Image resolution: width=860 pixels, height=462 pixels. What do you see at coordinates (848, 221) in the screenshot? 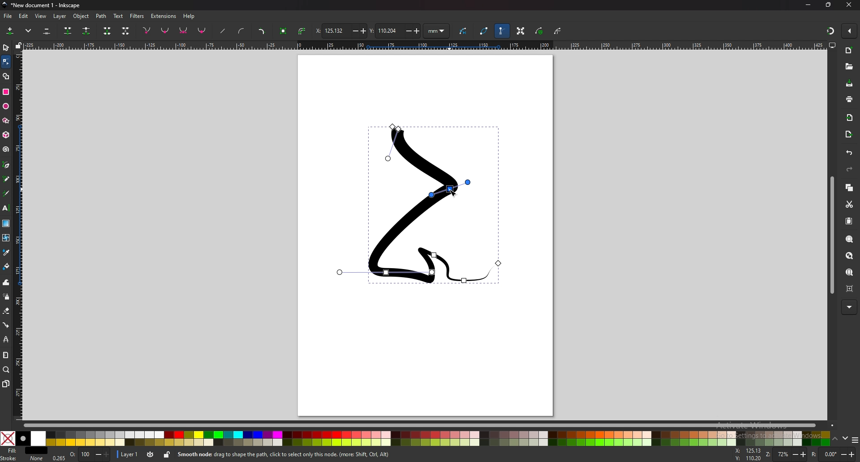
I see `paste` at bounding box center [848, 221].